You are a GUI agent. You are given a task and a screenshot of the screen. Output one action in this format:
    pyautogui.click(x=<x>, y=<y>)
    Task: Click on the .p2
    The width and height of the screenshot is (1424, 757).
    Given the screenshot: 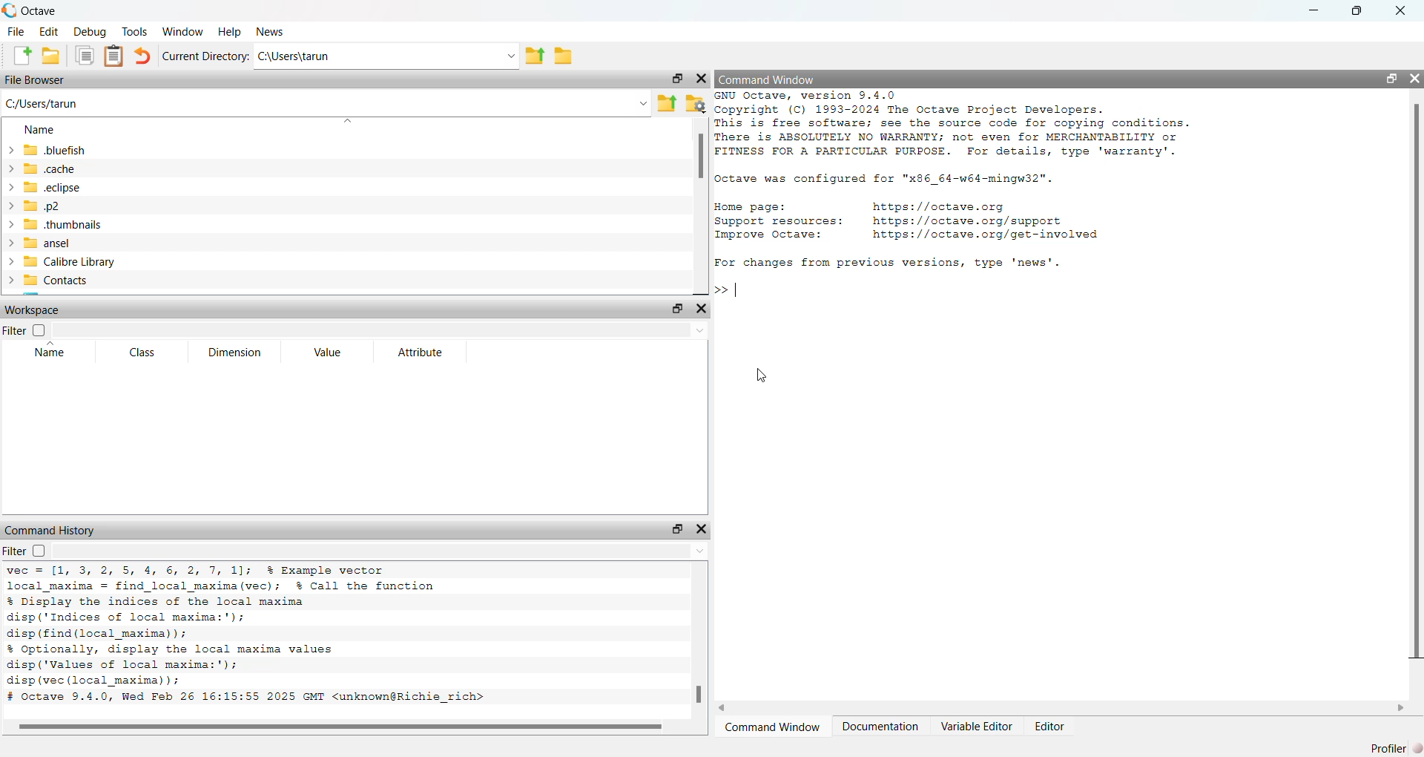 What is the action you would take?
    pyautogui.click(x=42, y=206)
    